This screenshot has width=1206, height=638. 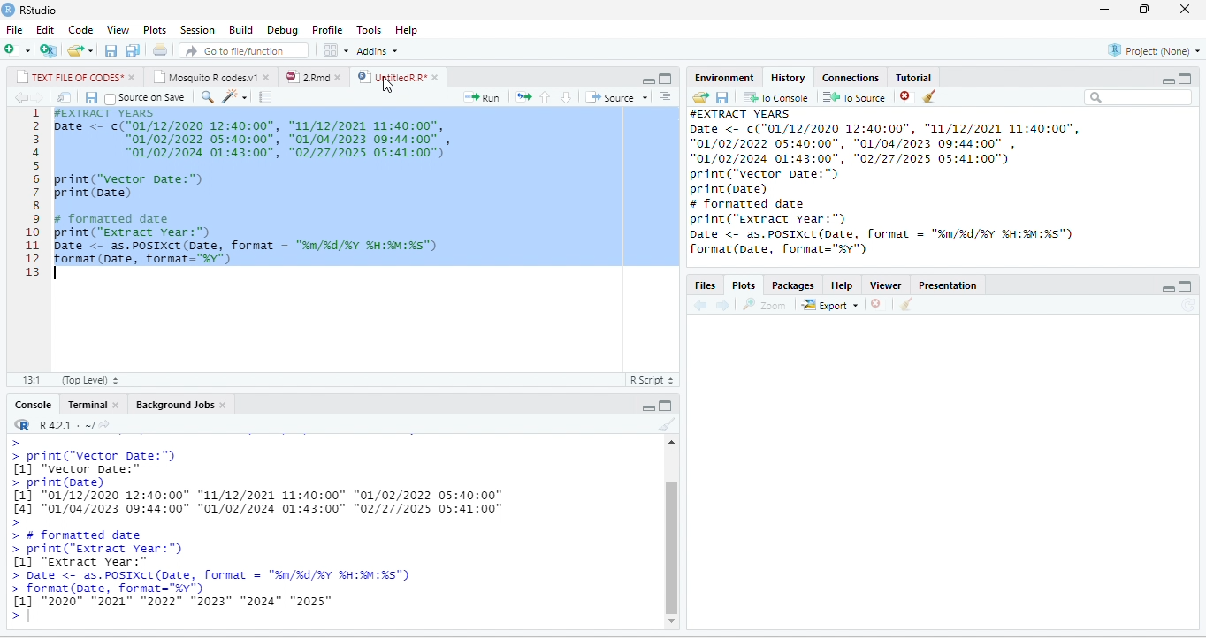 I want to click on line numbering, so click(x=32, y=193).